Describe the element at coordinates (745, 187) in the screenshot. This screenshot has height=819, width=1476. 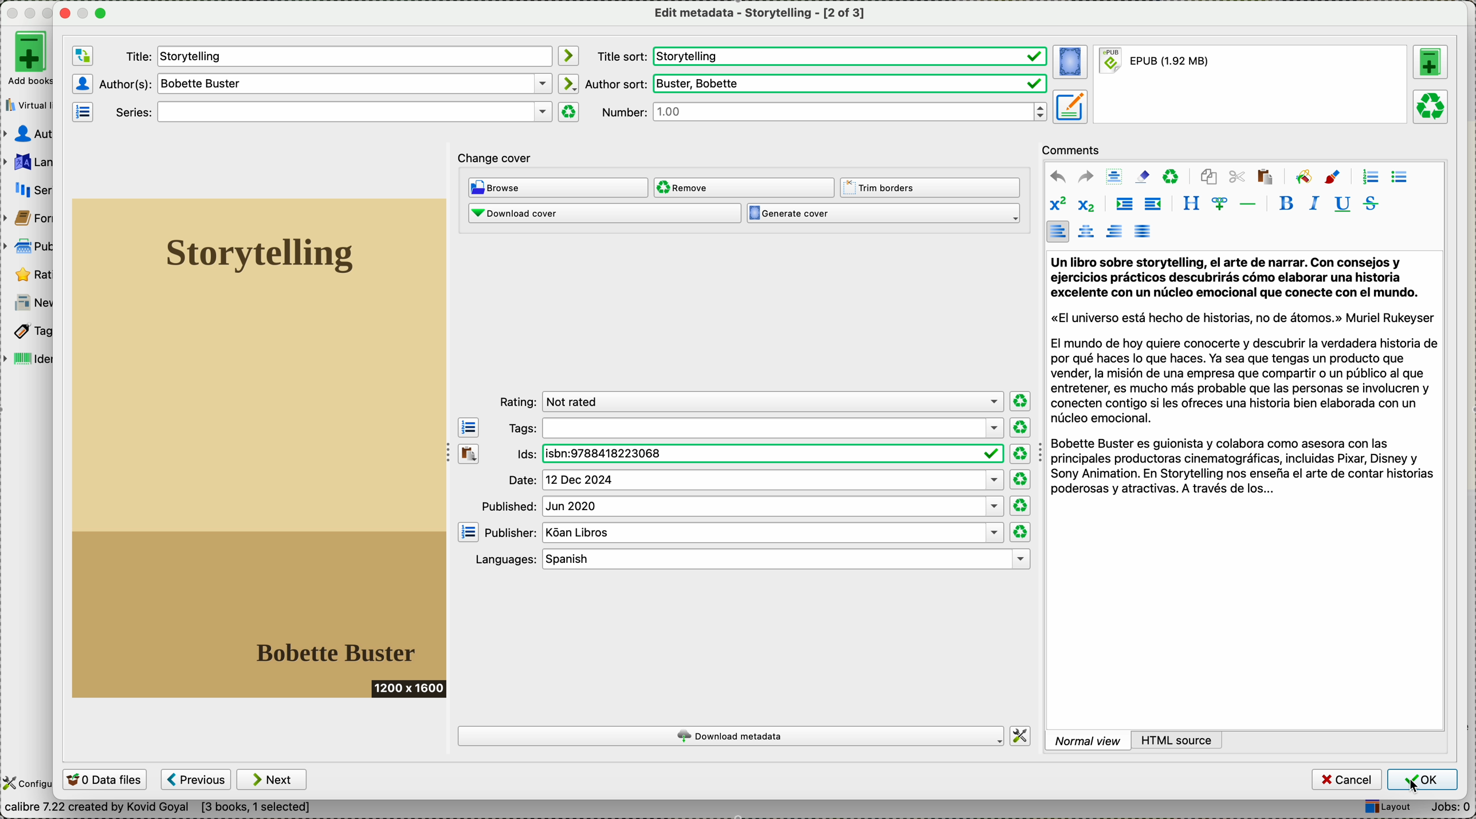
I see `remove` at that location.